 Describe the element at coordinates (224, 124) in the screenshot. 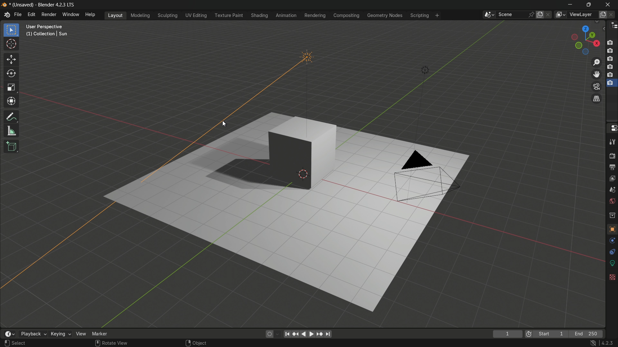

I see `cursor` at that location.